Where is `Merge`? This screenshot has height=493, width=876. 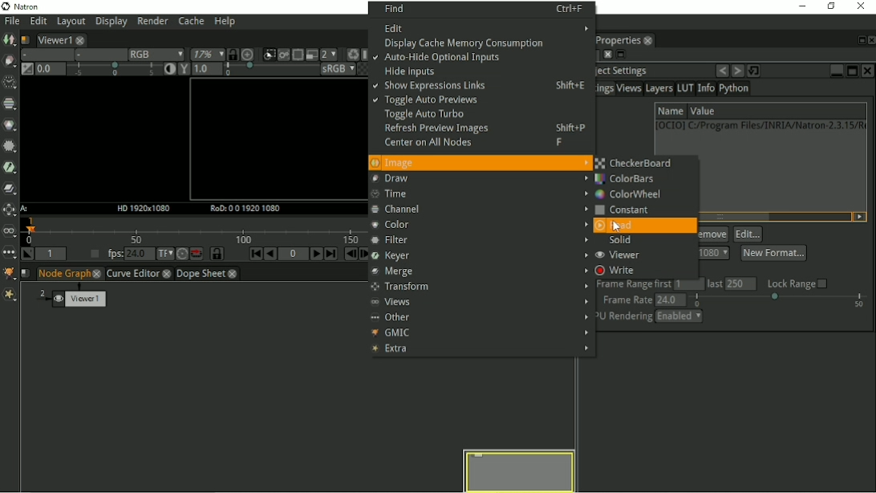
Merge is located at coordinates (477, 272).